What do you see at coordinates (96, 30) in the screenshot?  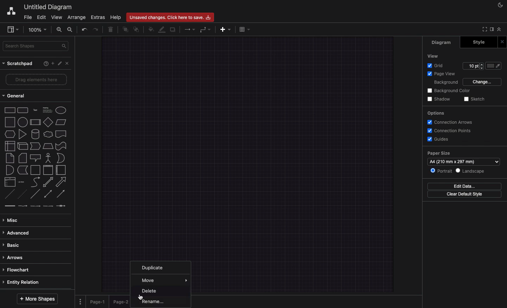 I see `Redo` at bounding box center [96, 30].